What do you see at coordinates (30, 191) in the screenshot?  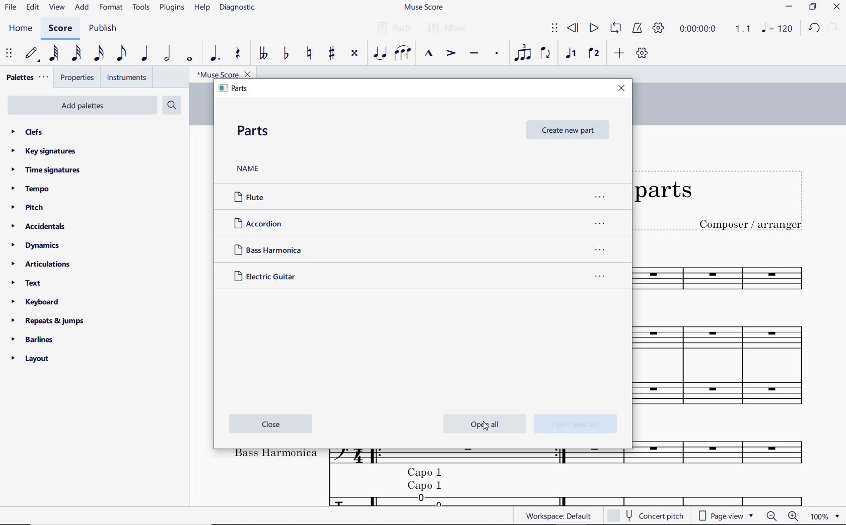 I see `tempo` at bounding box center [30, 191].